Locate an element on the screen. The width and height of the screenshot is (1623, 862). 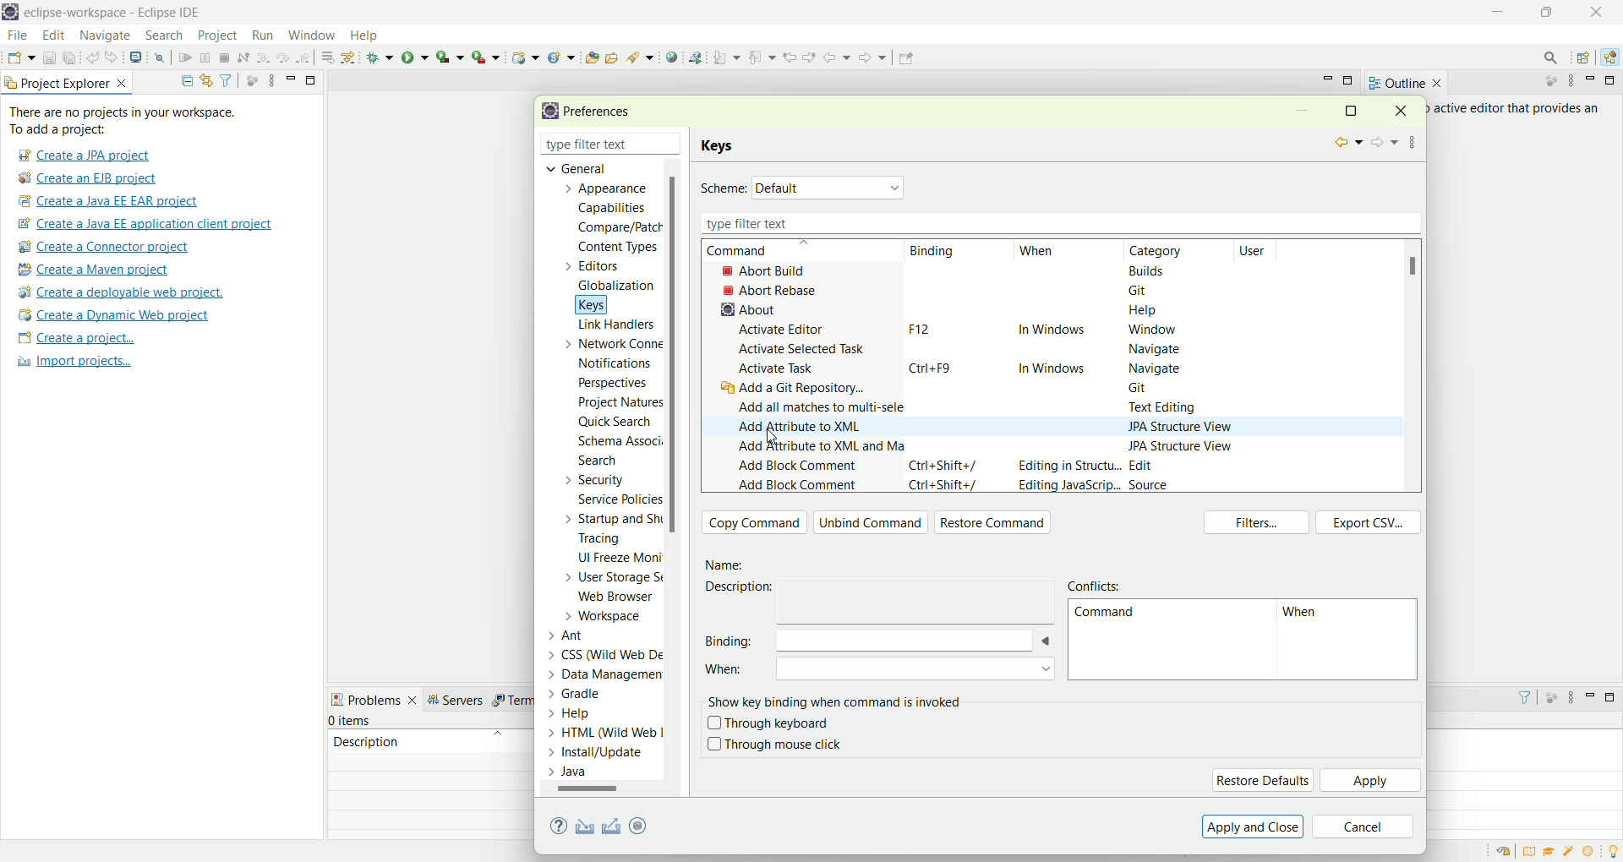
show key binding when command is involved is located at coordinates (839, 700).